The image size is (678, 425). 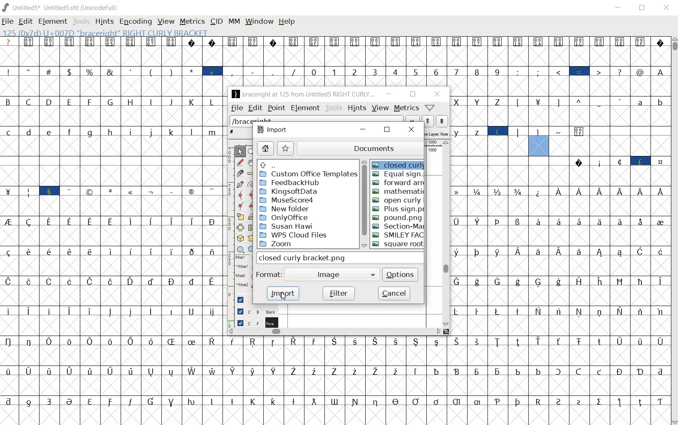 What do you see at coordinates (260, 21) in the screenshot?
I see `WINDOW` at bounding box center [260, 21].